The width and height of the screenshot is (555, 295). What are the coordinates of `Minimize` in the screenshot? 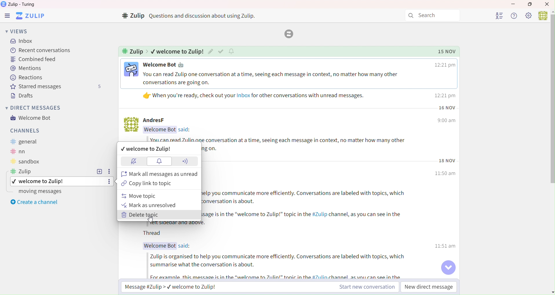 It's located at (513, 5).